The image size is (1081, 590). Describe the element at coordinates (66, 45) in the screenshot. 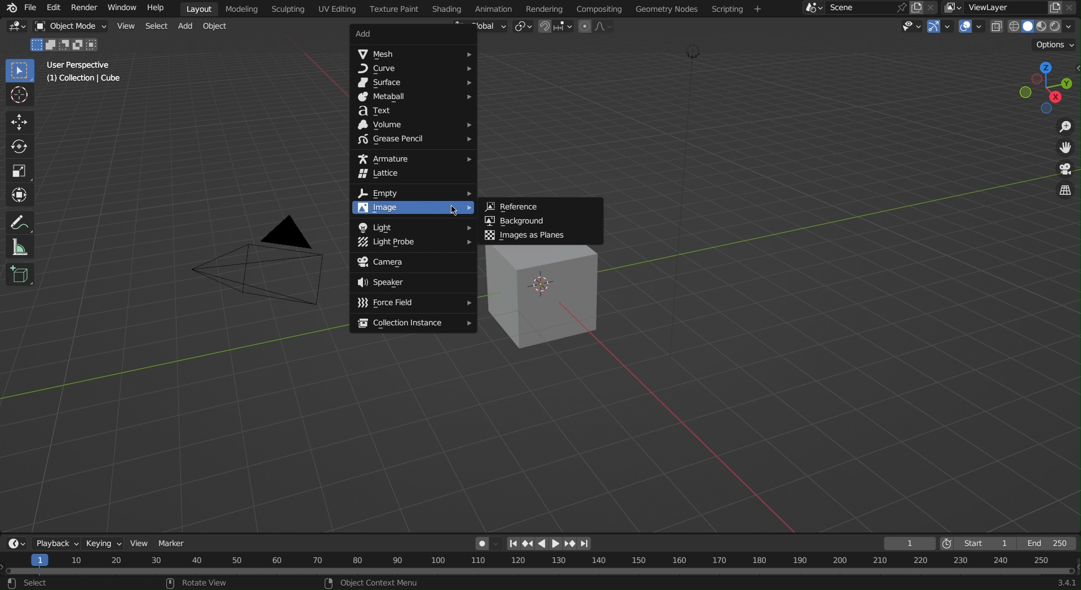

I see `Mode` at that location.